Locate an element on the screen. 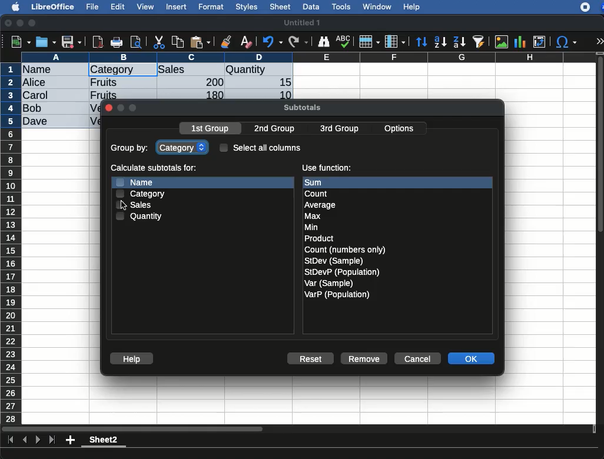 The height and width of the screenshot is (459, 604). 2nd group is located at coordinates (277, 129).